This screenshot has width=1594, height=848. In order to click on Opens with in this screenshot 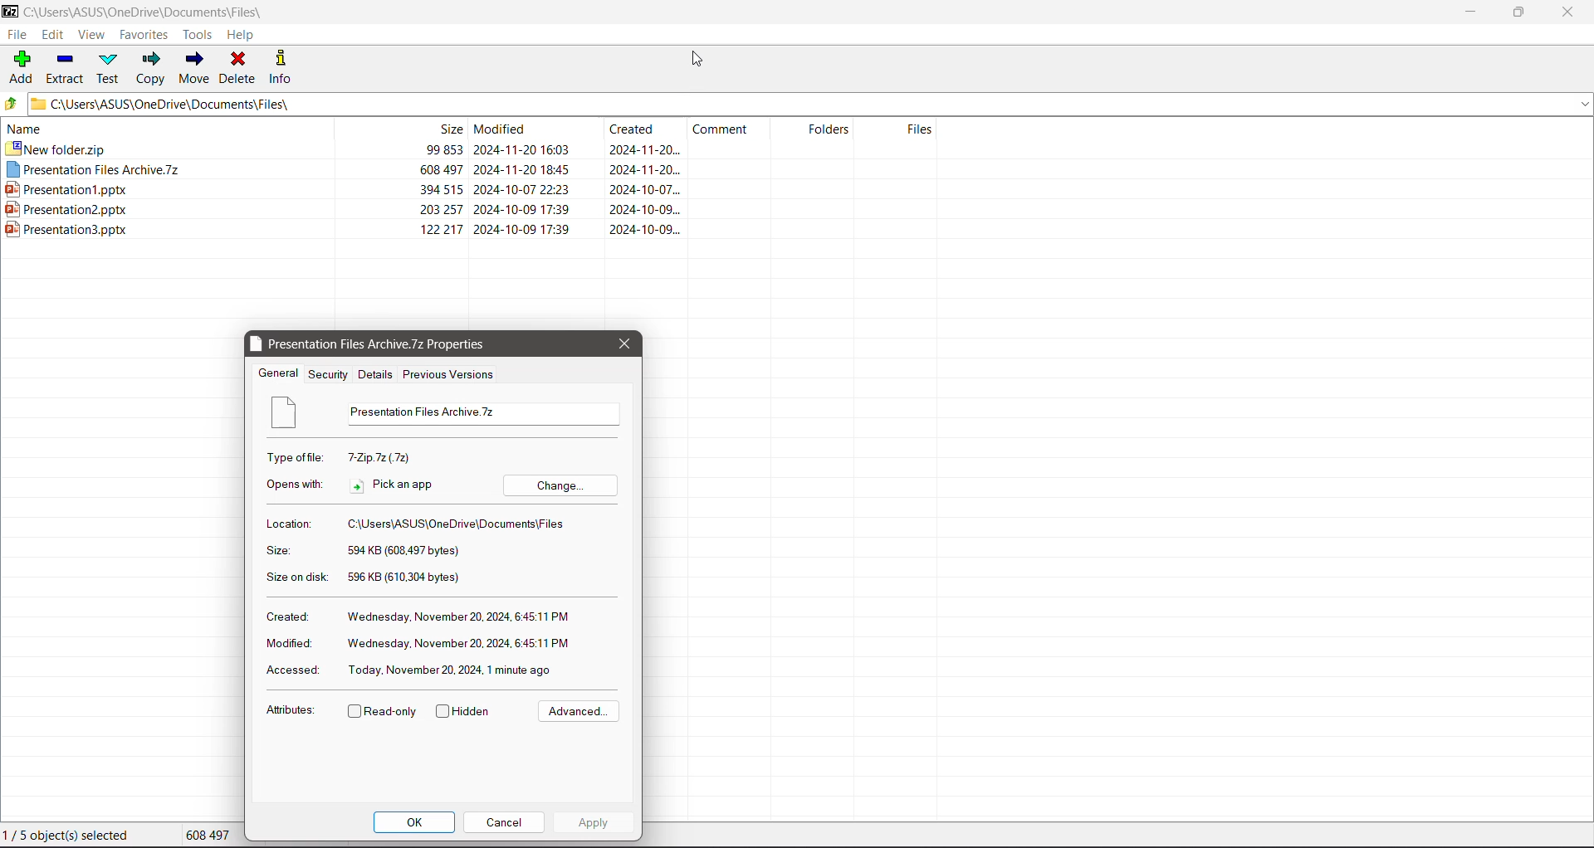, I will do `click(295, 483)`.